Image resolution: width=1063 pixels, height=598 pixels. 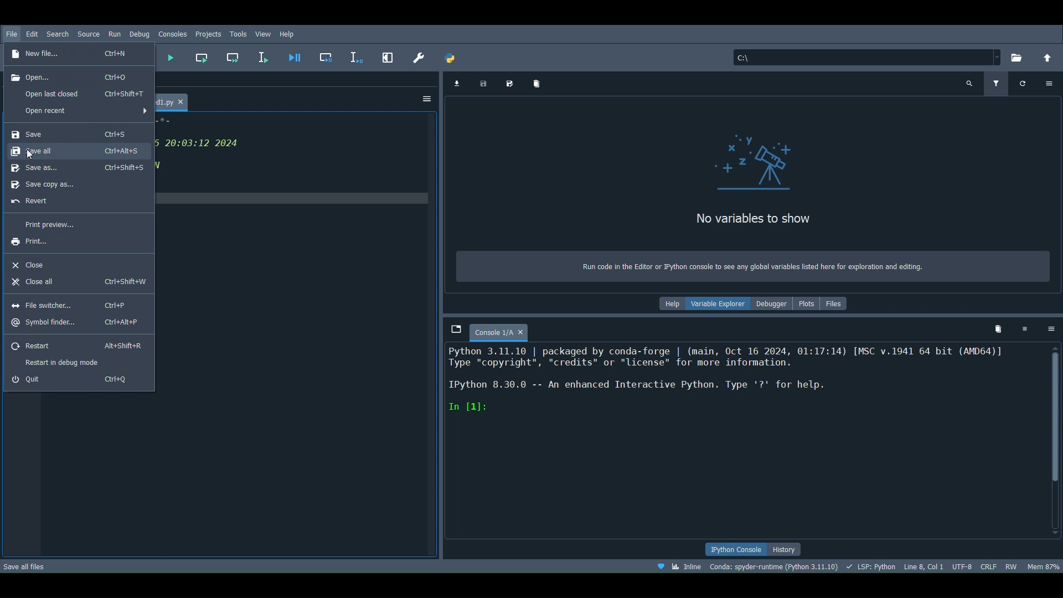 I want to click on icon, so click(x=751, y=164).